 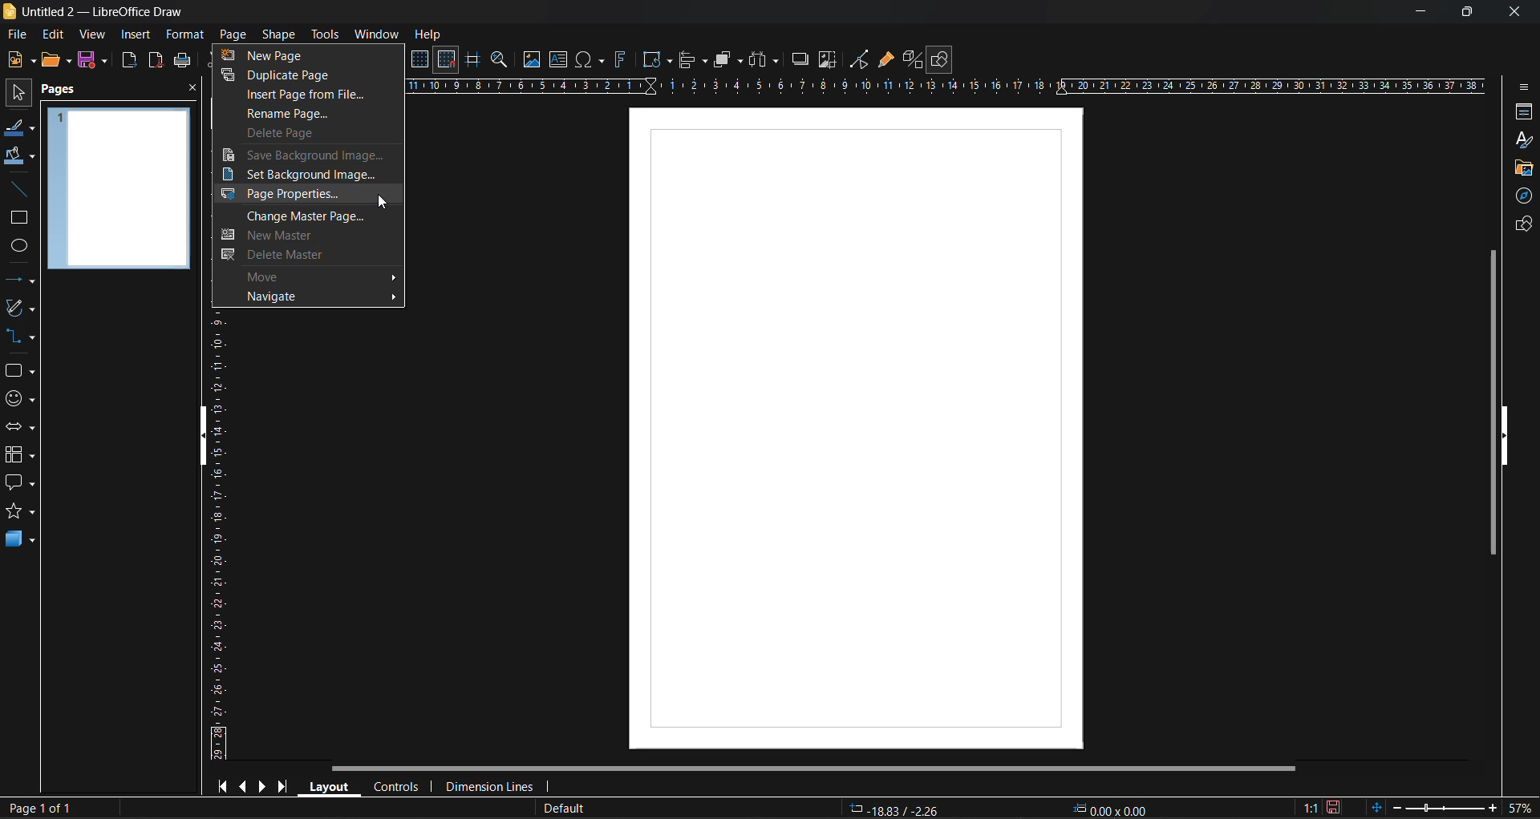 I want to click on sidebar settings, so click(x=1526, y=87).